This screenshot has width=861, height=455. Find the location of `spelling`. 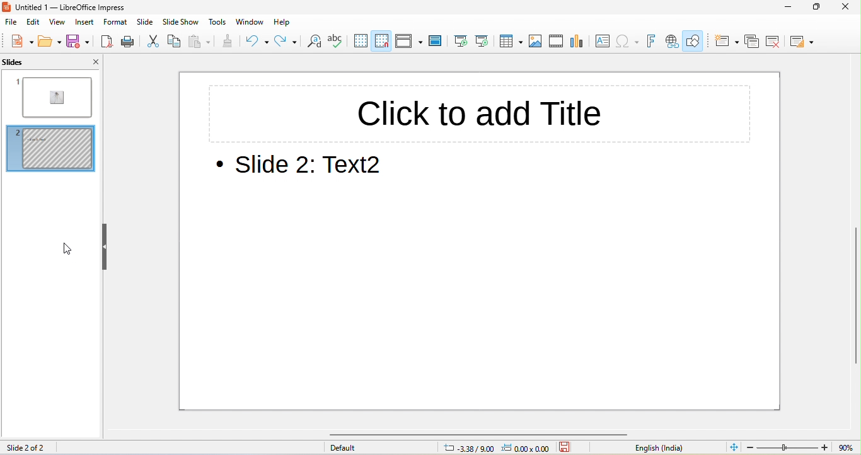

spelling is located at coordinates (340, 42).